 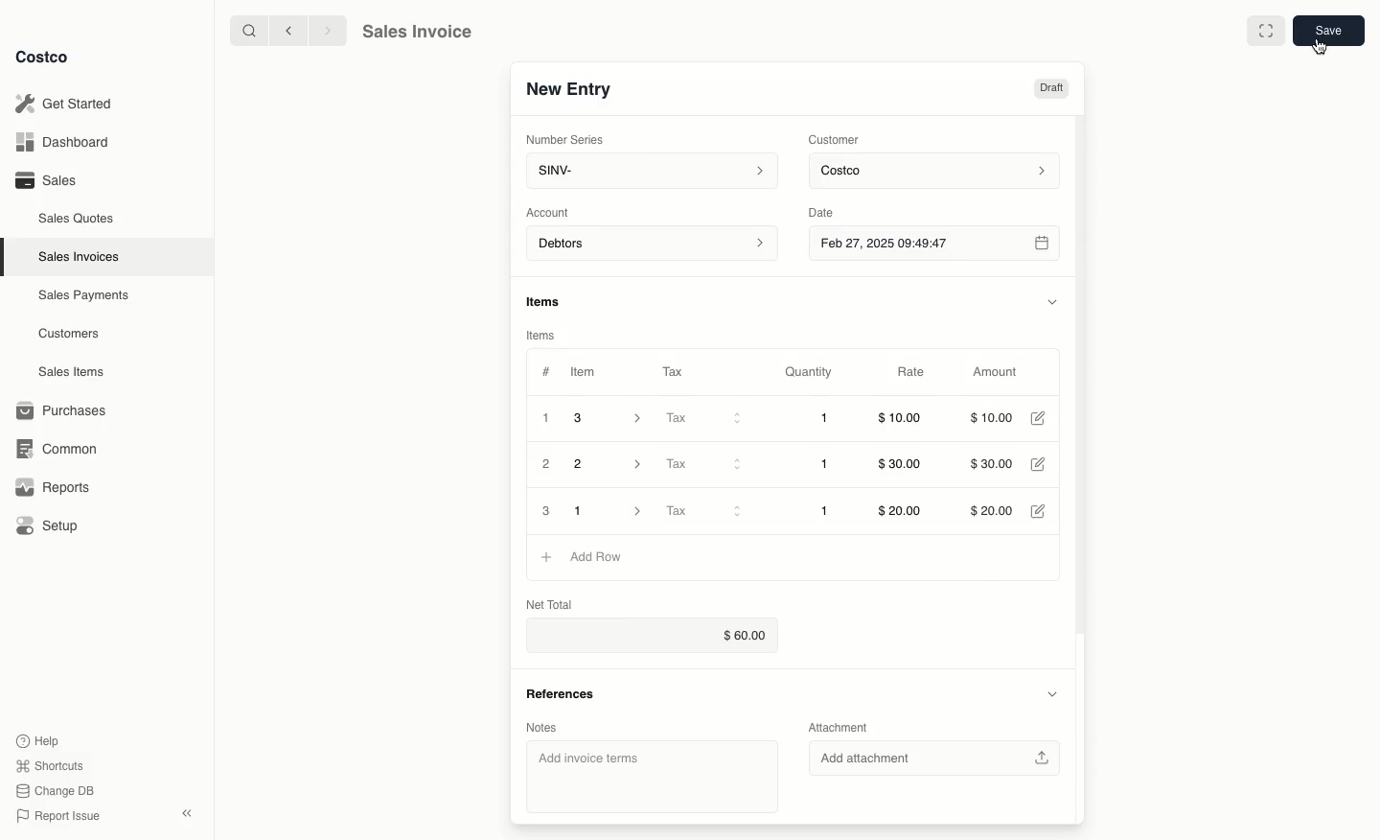 I want to click on $20.00, so click(x=902, y=511).